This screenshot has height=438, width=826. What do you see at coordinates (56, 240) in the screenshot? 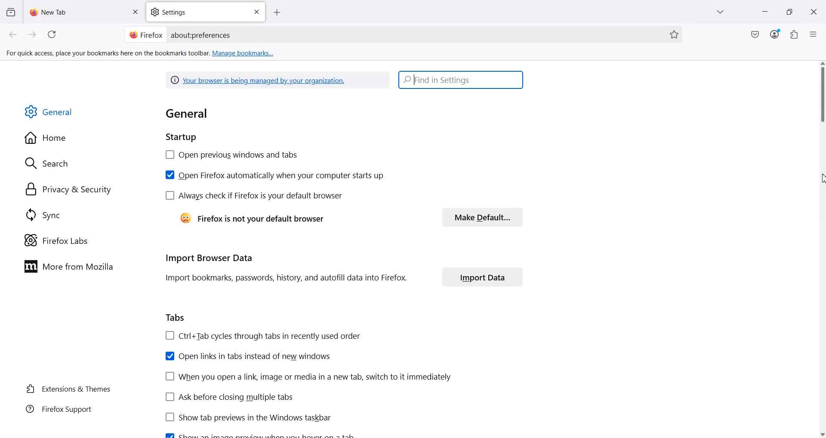
I see `Firefox Labs` at bounding box center [56, 240].